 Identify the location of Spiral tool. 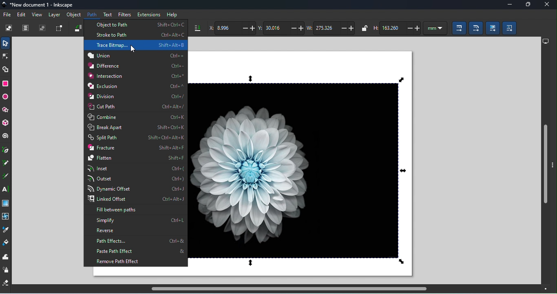
(5, 137).